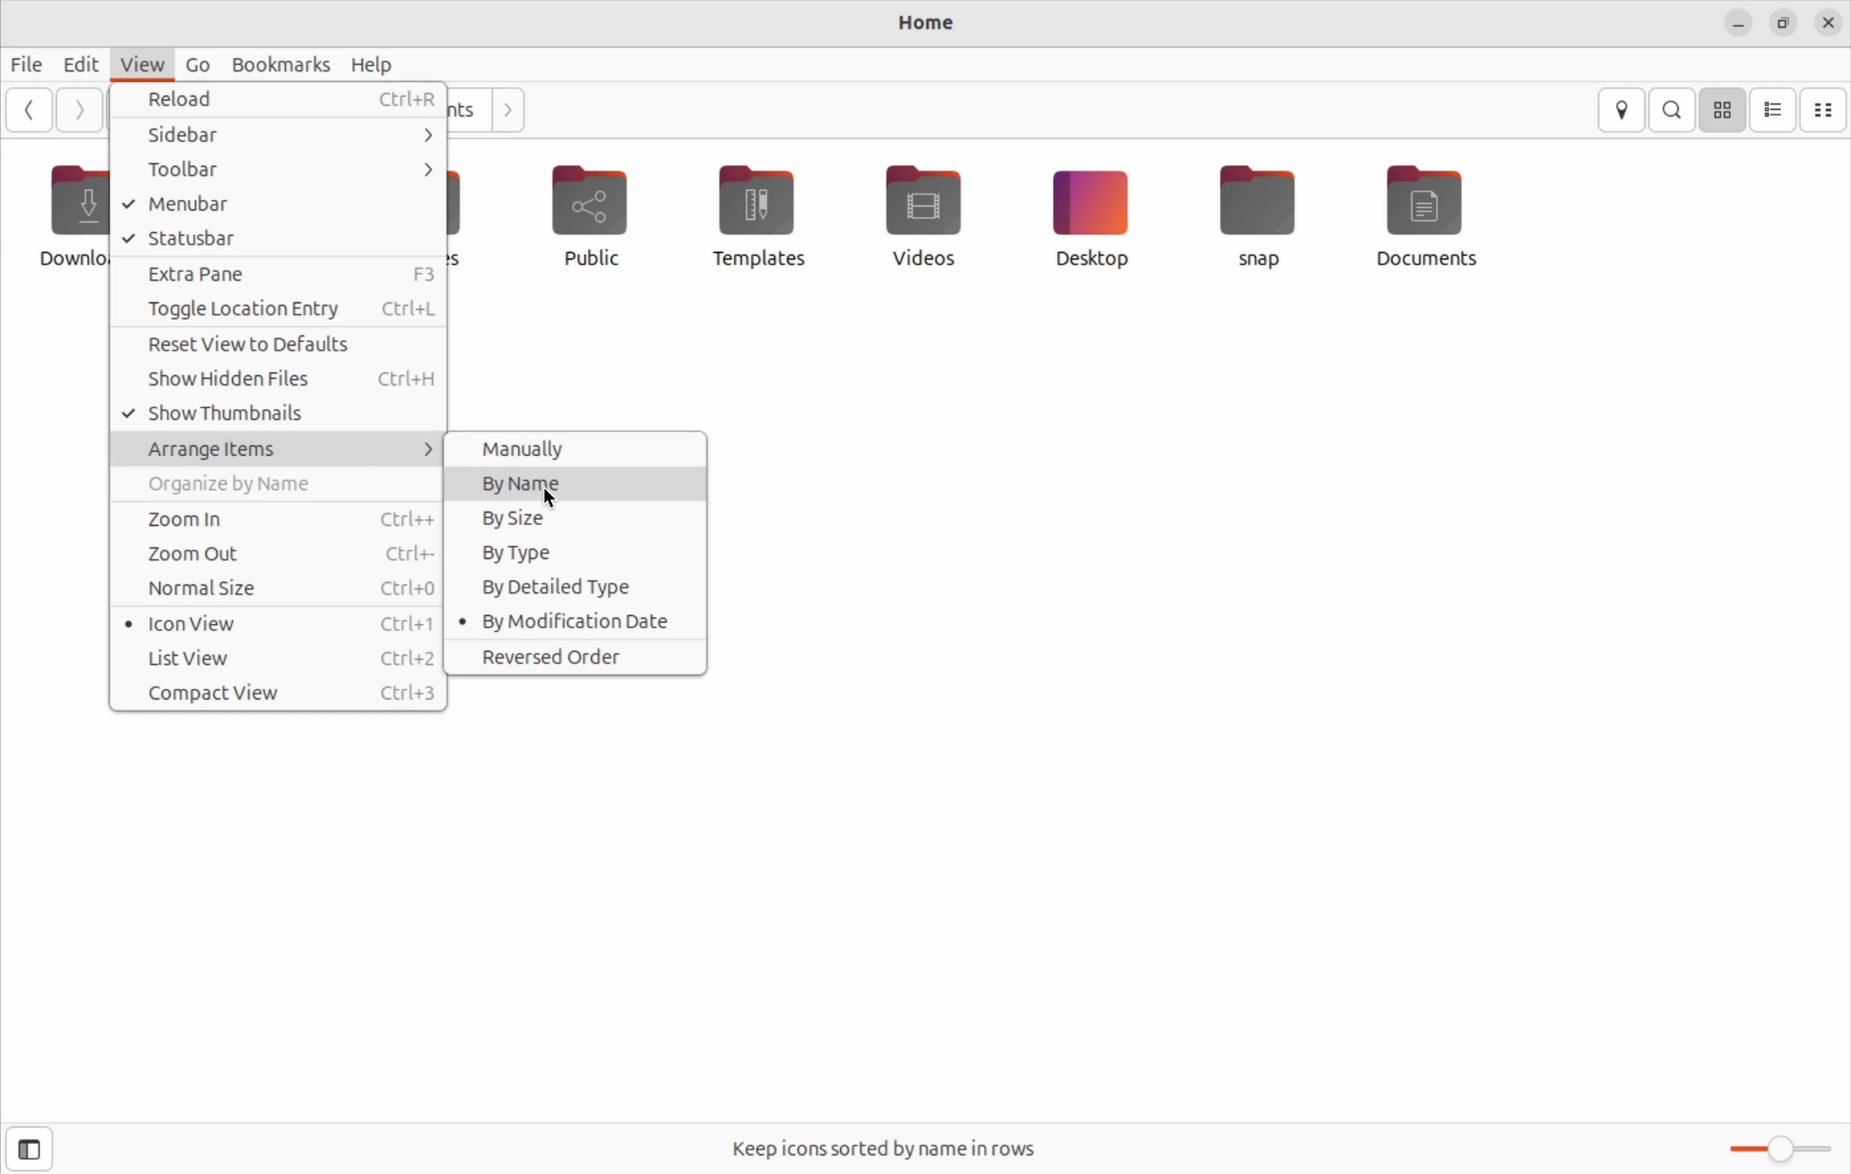  Describe the element at coordinates (1825, 111) in the screenshot. I see `compact view` at that location.